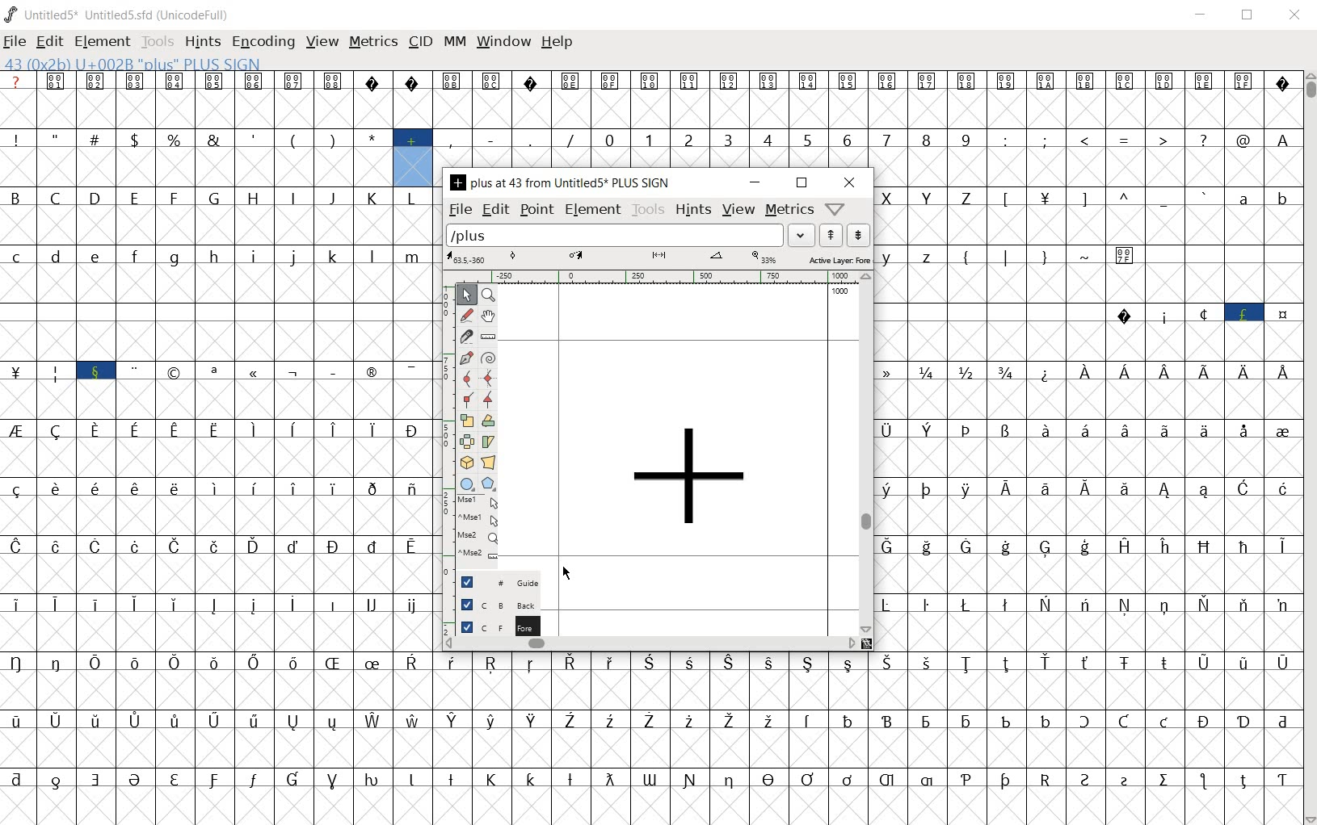  Describe the element at coordinates (489, 377) in the screenshot. I see `add a curve point always either horizontal or vertical` at that location.